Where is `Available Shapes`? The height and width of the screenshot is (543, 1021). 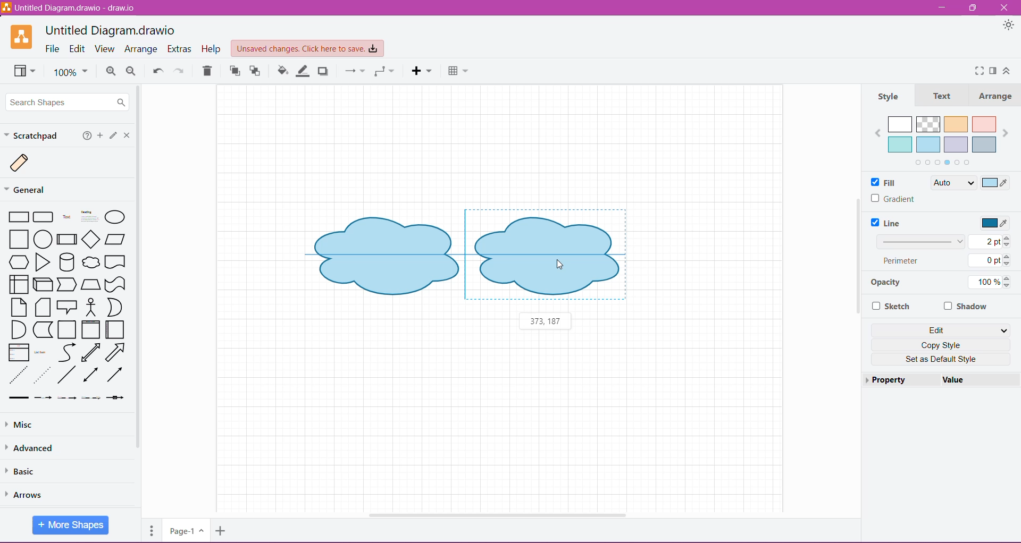 Available Shapes is located at coordinates (70, 307).